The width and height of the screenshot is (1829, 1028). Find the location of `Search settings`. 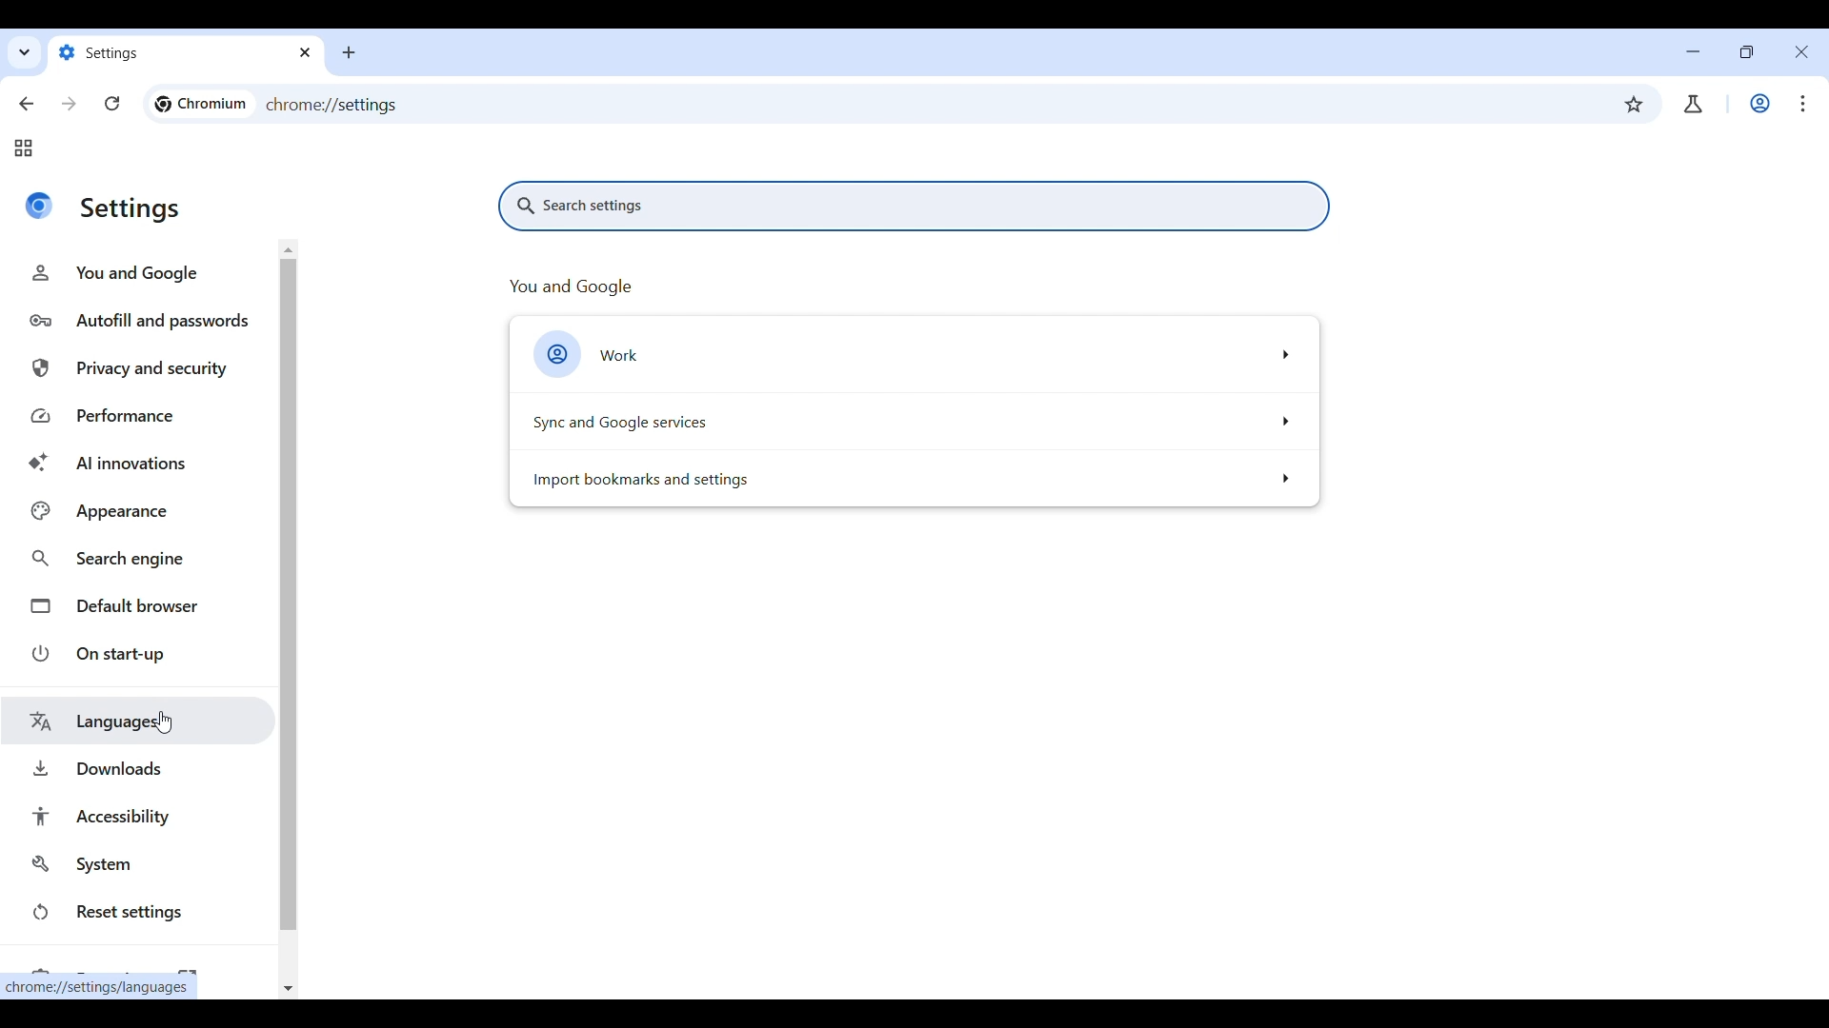

Search settings is located at coordinates (915, 206).